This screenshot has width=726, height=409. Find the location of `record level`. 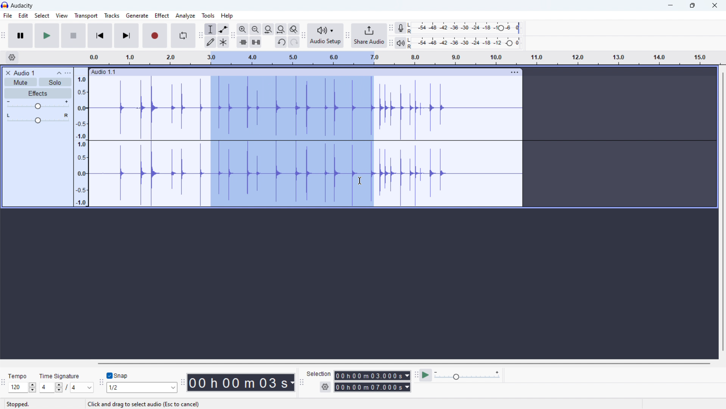

record level is located at coordinates (468, 28).